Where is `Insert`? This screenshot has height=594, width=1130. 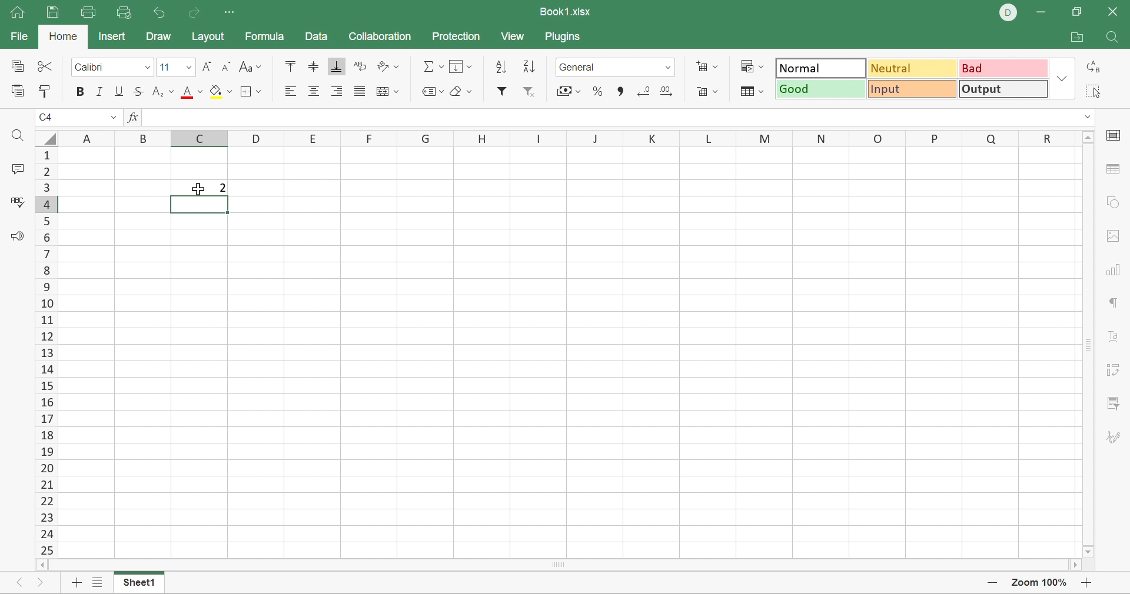 Insert is located at coordinates (115, 38).